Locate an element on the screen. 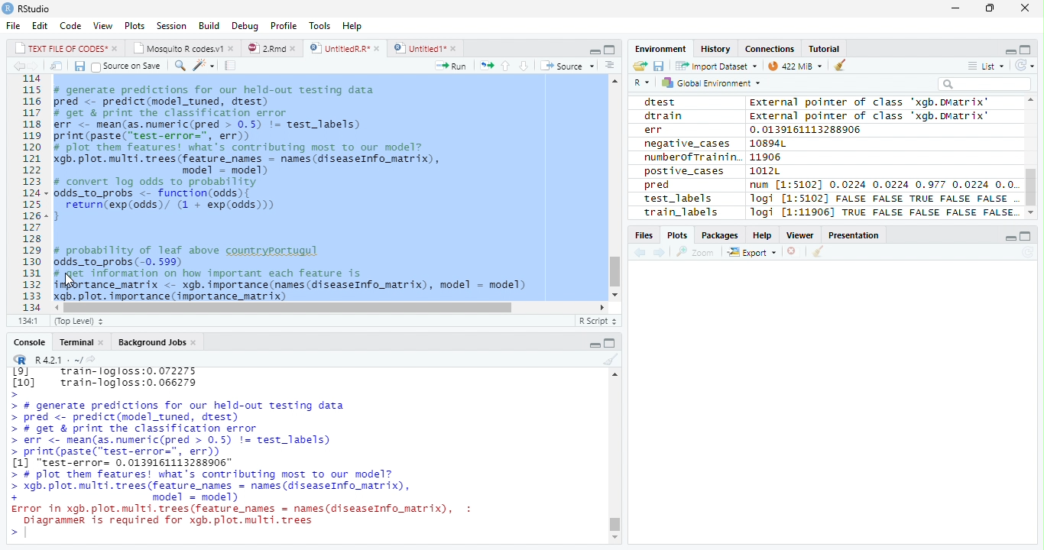 The height and width of the screenshot is (550, 1044). Mosquito R codes1 is located at coordinates (184, 48).